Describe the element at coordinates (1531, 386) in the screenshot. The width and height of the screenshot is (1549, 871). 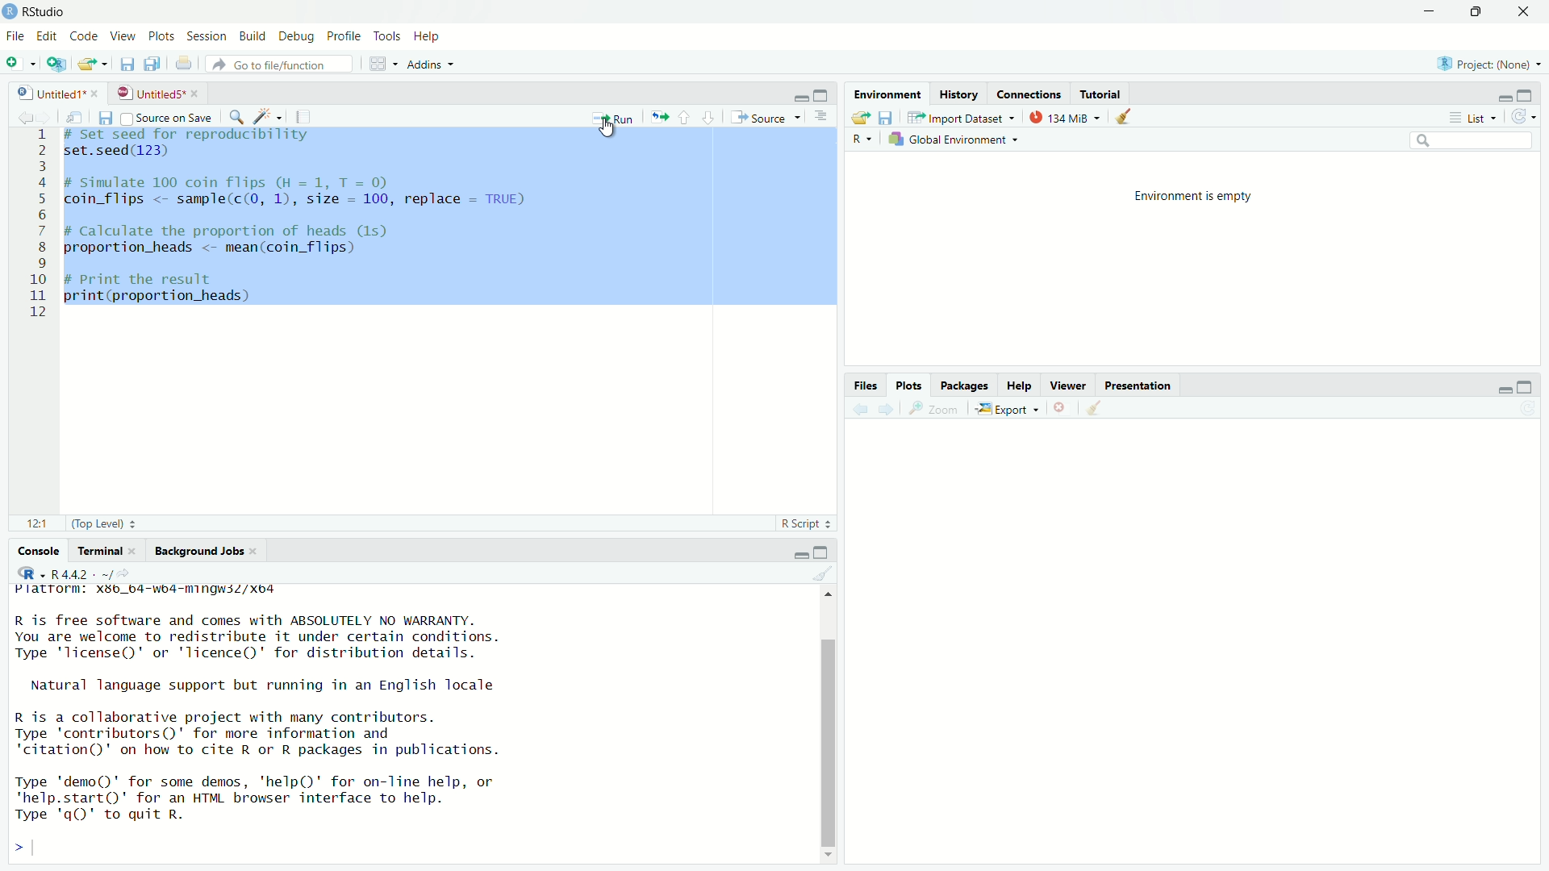
I see `maximize` at that location.